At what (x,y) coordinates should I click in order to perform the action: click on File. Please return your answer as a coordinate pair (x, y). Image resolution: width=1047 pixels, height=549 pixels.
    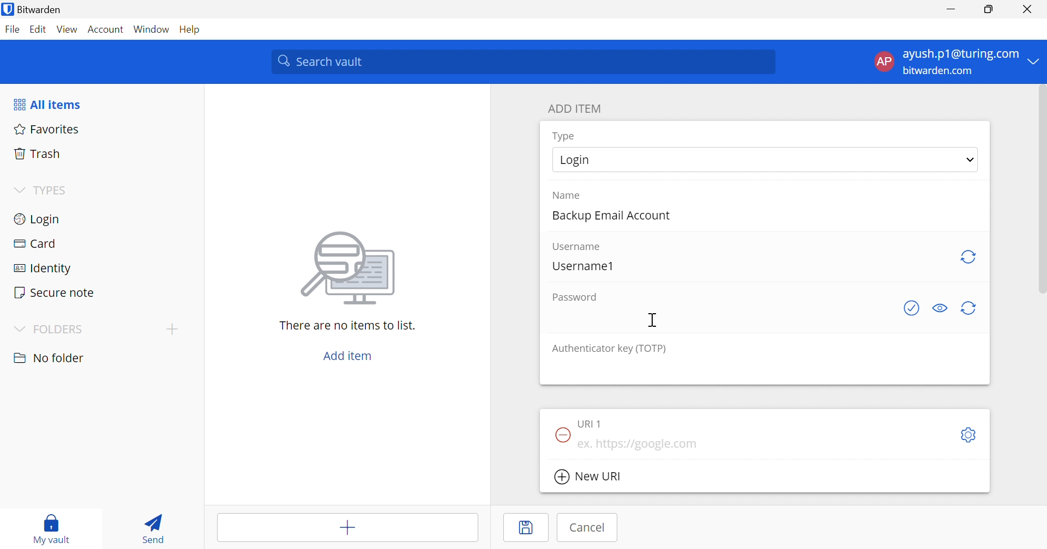
    Looking at the image, I should click on (12, 29).